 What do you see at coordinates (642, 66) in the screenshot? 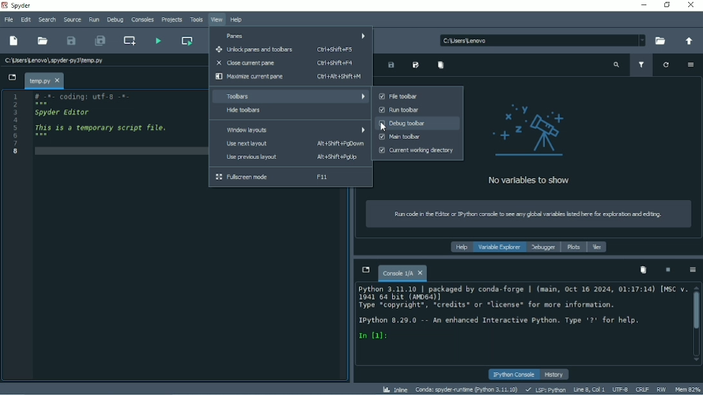
I see `Filter variables` at bounding box center [642, 66].